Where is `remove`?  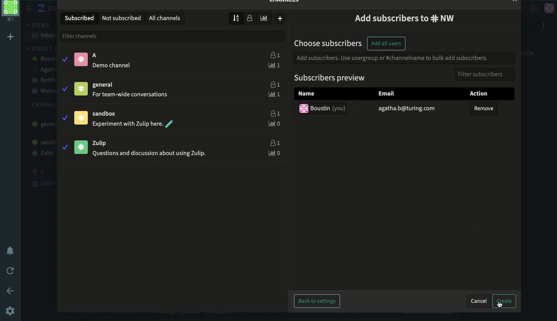
remove is located at coordinates (484, 110).